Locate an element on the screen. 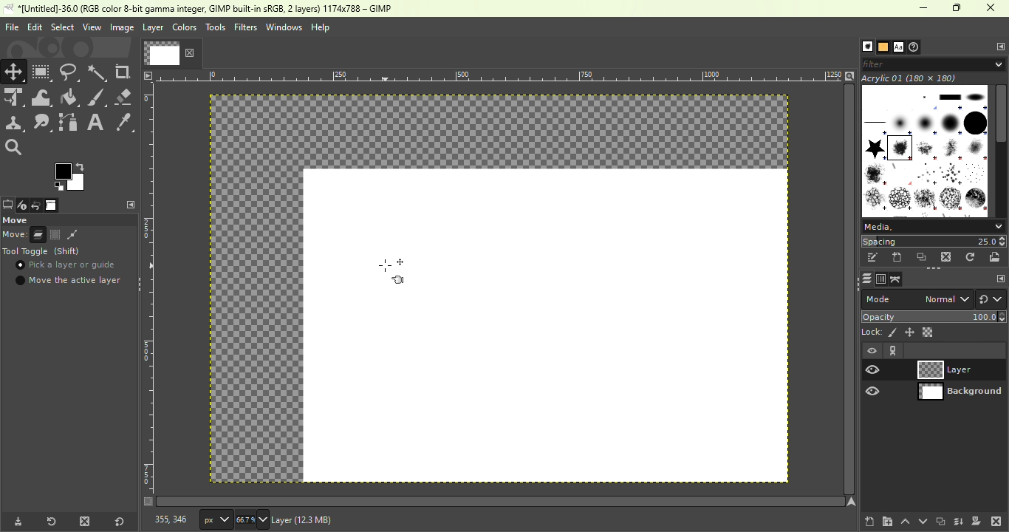  Navigate is located at coordinates (852, 502).